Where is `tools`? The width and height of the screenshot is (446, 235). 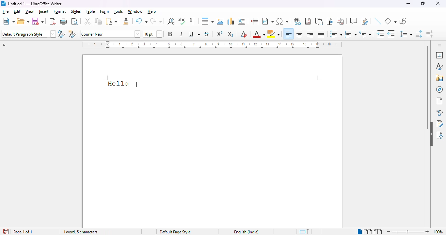
tools is located at coordinates (119, 12).